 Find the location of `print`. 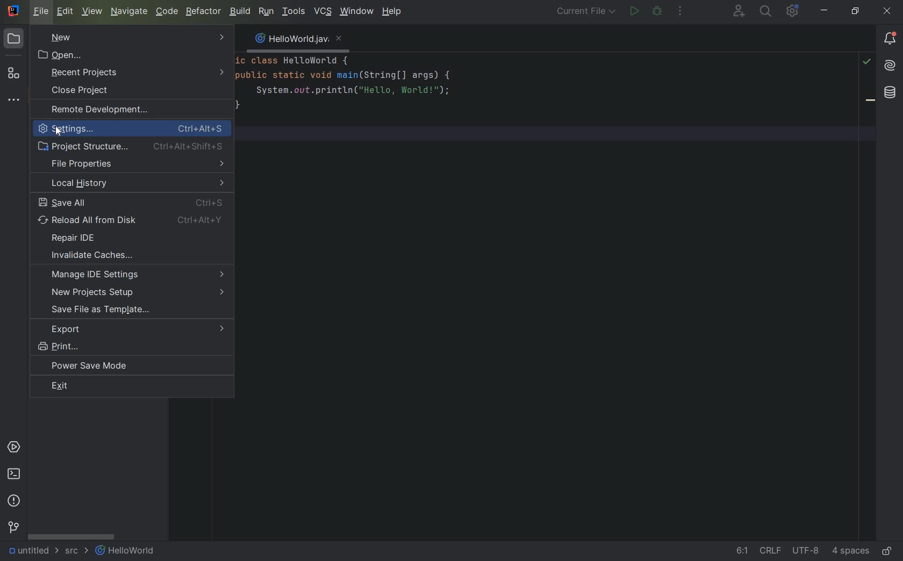

print is located at coordinates (133, 347).